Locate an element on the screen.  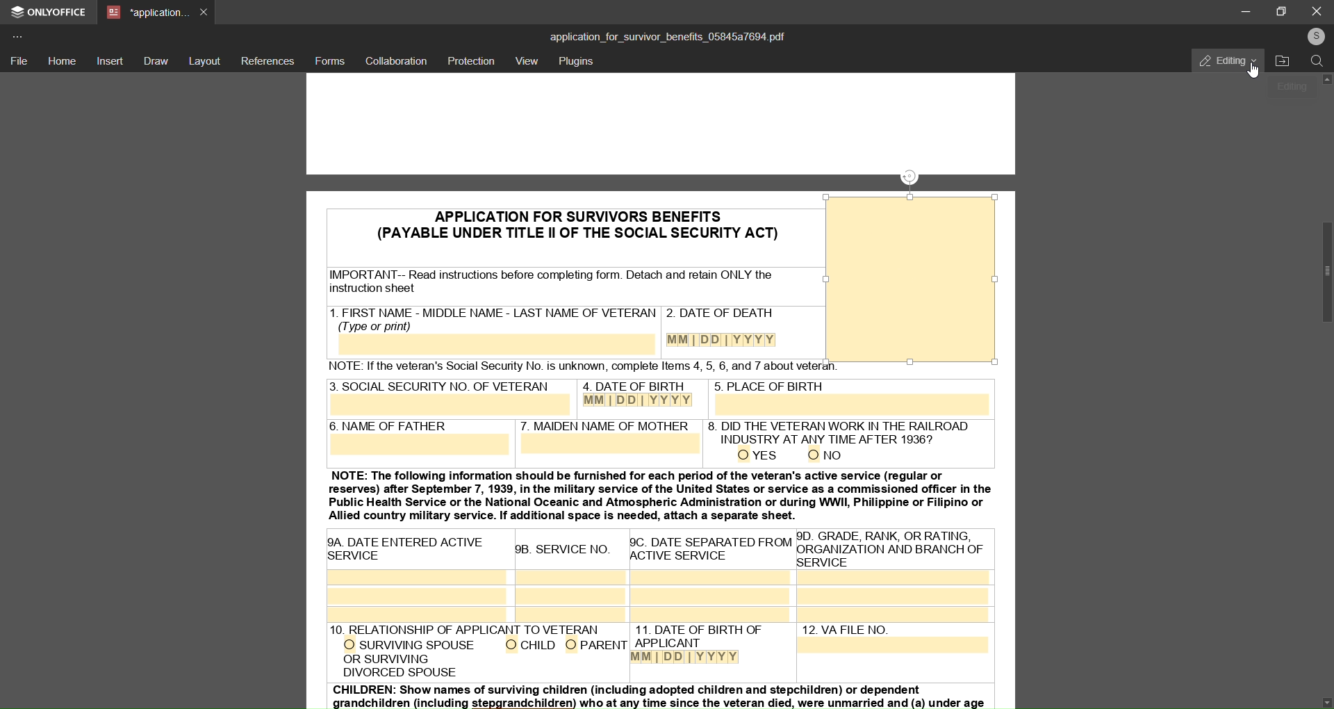
forms is located at coordinates (329, 60).